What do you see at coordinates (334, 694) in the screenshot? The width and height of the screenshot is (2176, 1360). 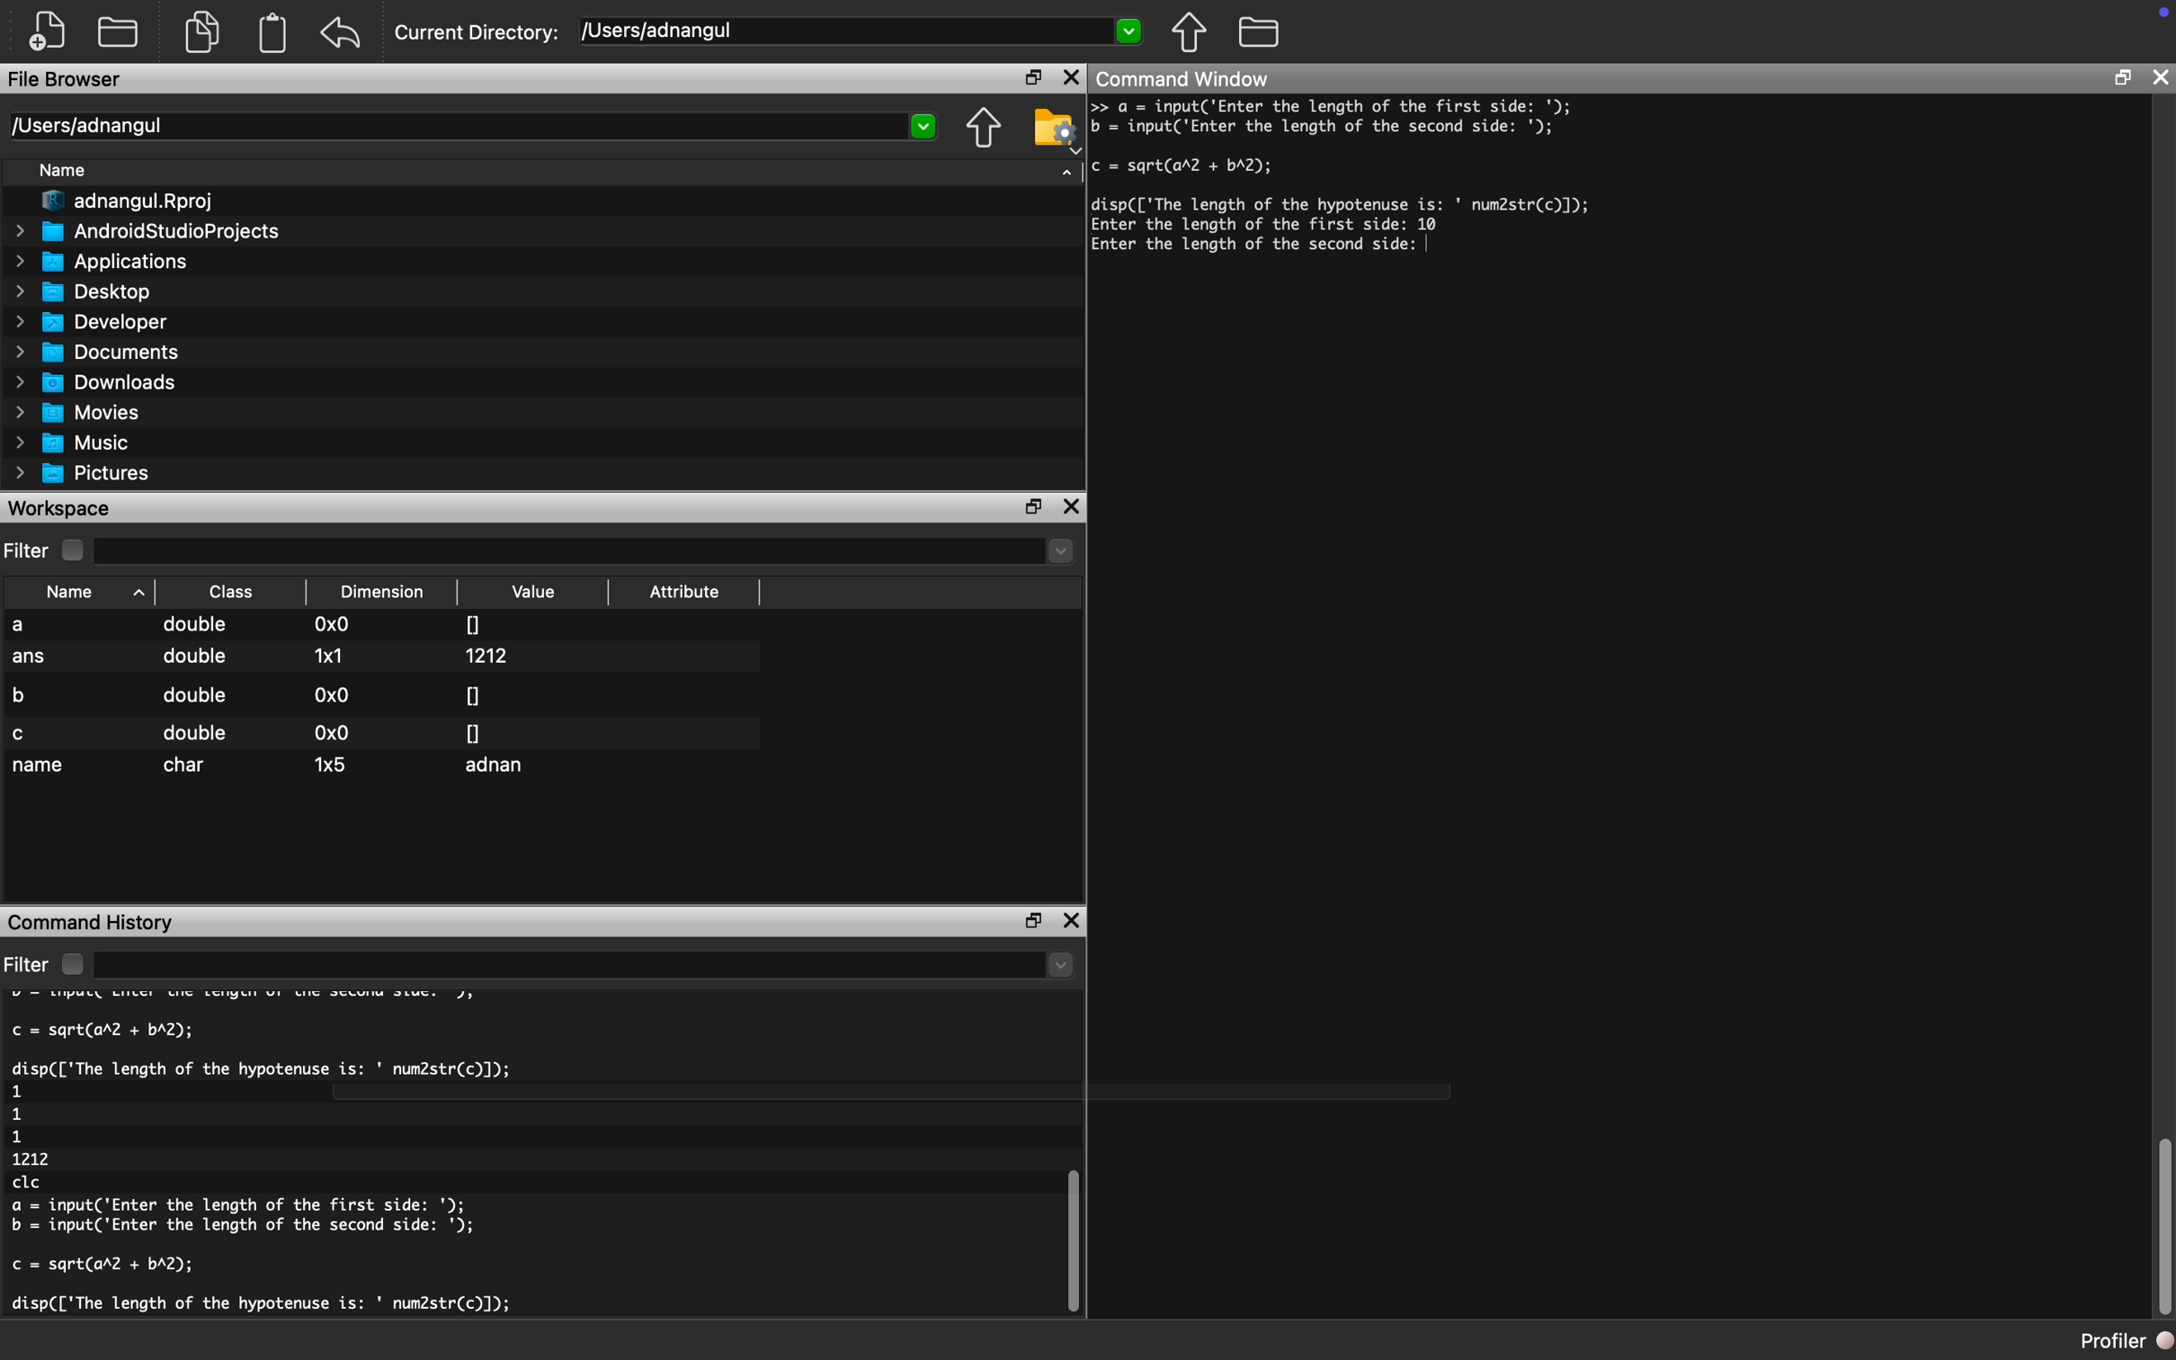 I see `0x0` at bounding box center [334, 694].